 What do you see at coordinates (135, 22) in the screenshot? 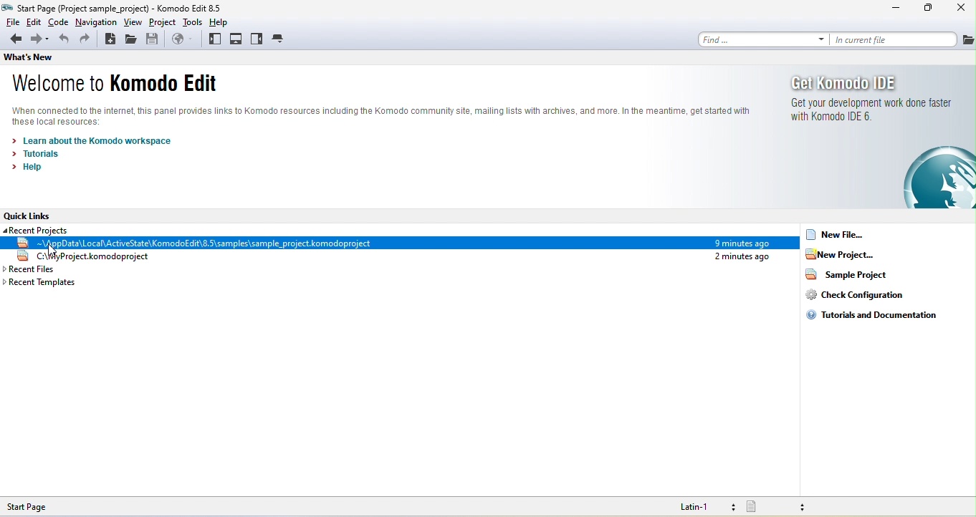
I see `view` at bounding box center [135, 22].